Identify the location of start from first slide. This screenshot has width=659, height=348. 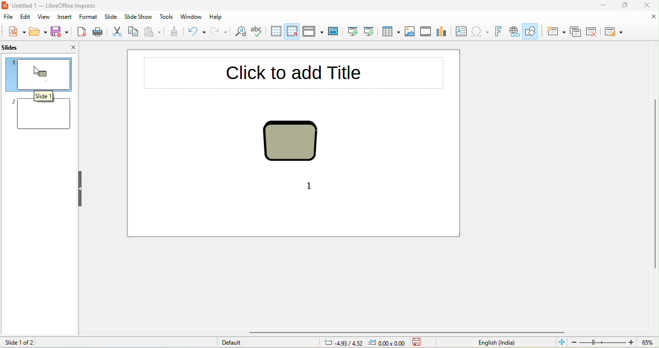
(354, 31).